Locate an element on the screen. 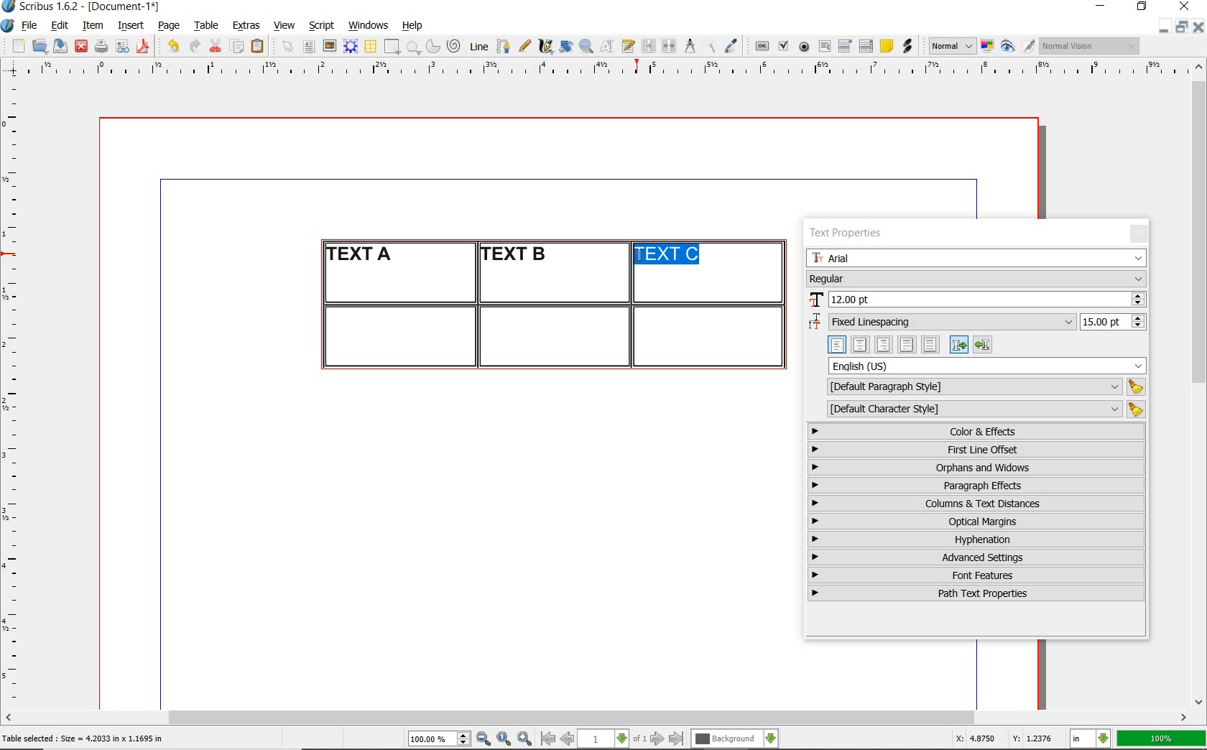 Image resolution: width=1207 pixels, height=750 pixels. optical margins is located at coordinates (977, 522).